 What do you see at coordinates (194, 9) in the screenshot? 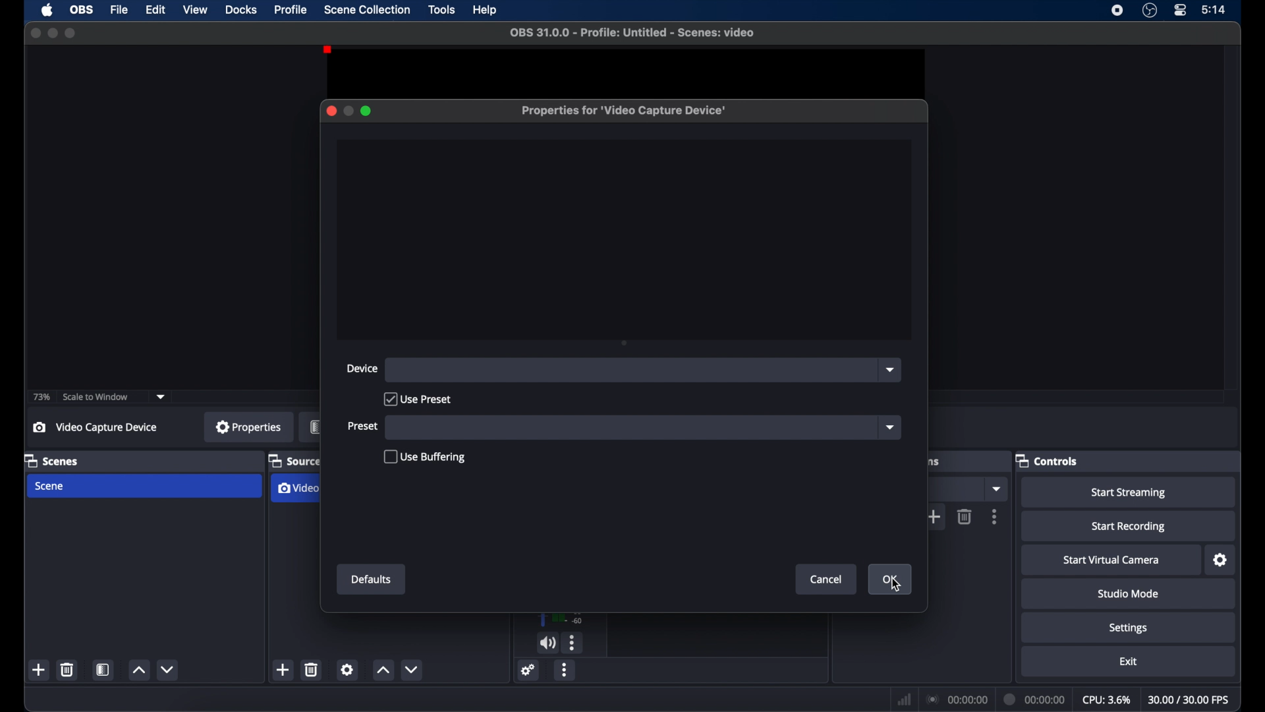
I see `view` at bounding box center [194, 9].